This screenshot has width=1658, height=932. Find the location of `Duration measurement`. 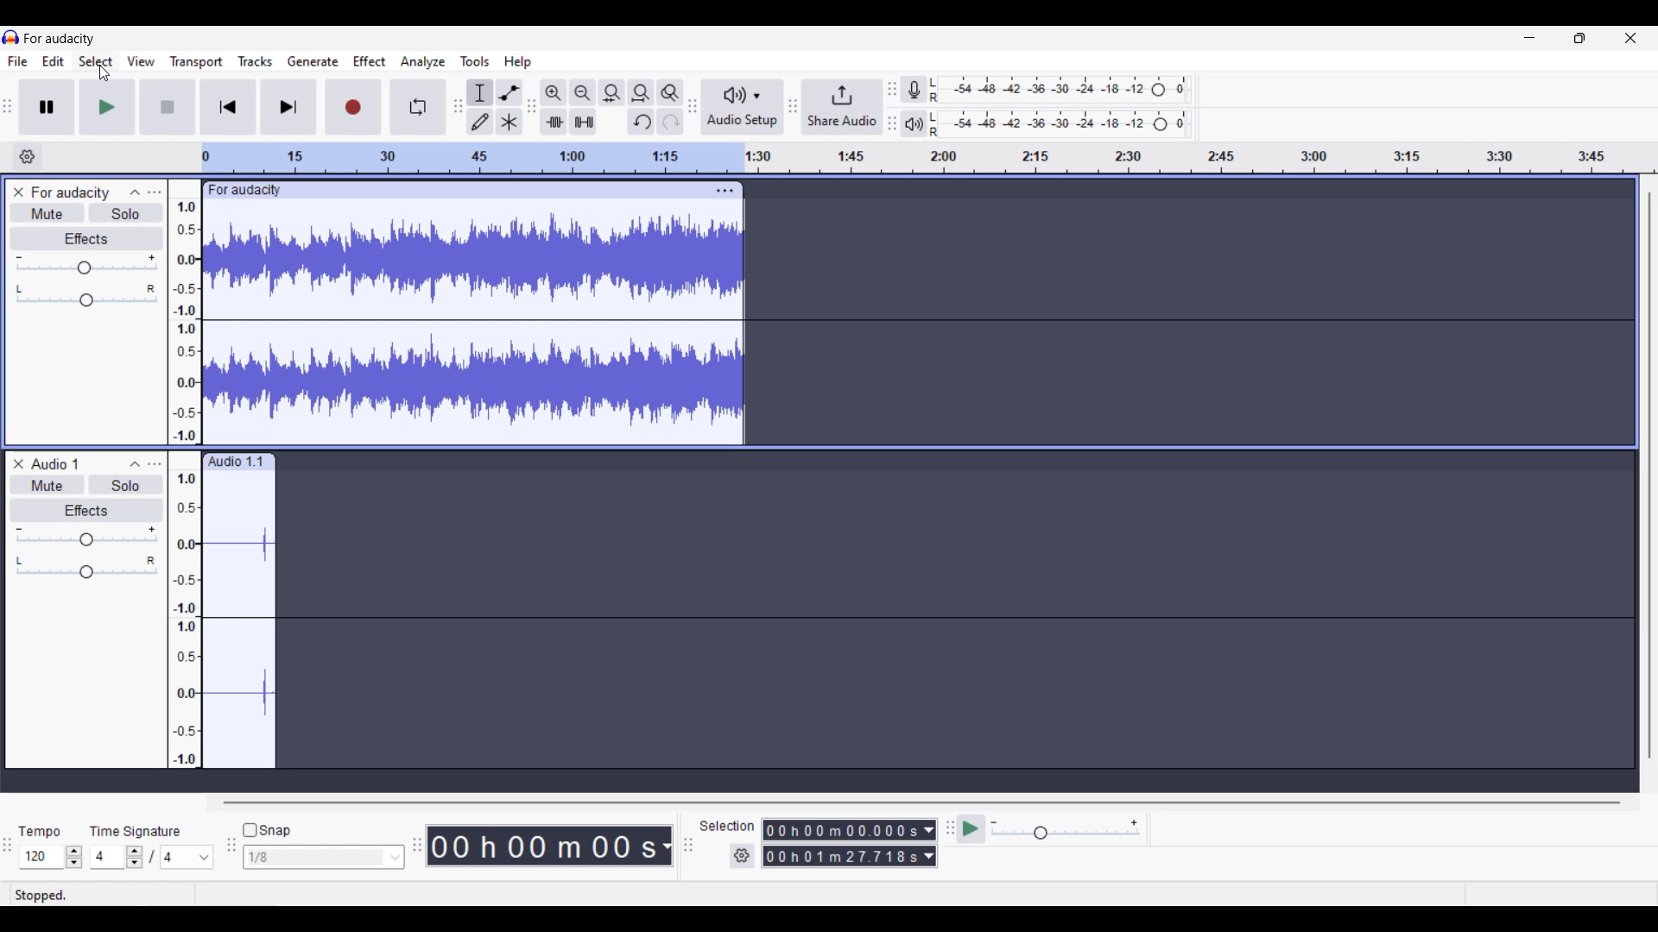

Duration measurement is located at coordinates (930, 843).